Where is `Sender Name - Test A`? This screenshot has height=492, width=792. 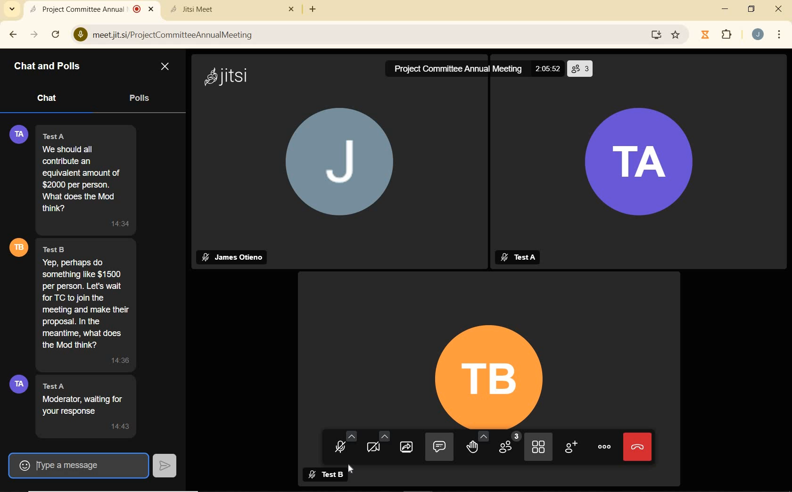
Sender Name - Test A is located at coordinates (62, 136).